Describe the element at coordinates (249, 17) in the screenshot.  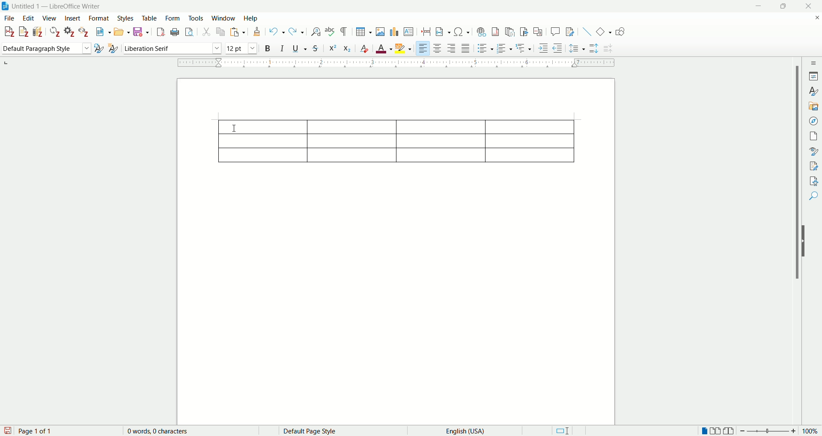
I see `help` at that location.